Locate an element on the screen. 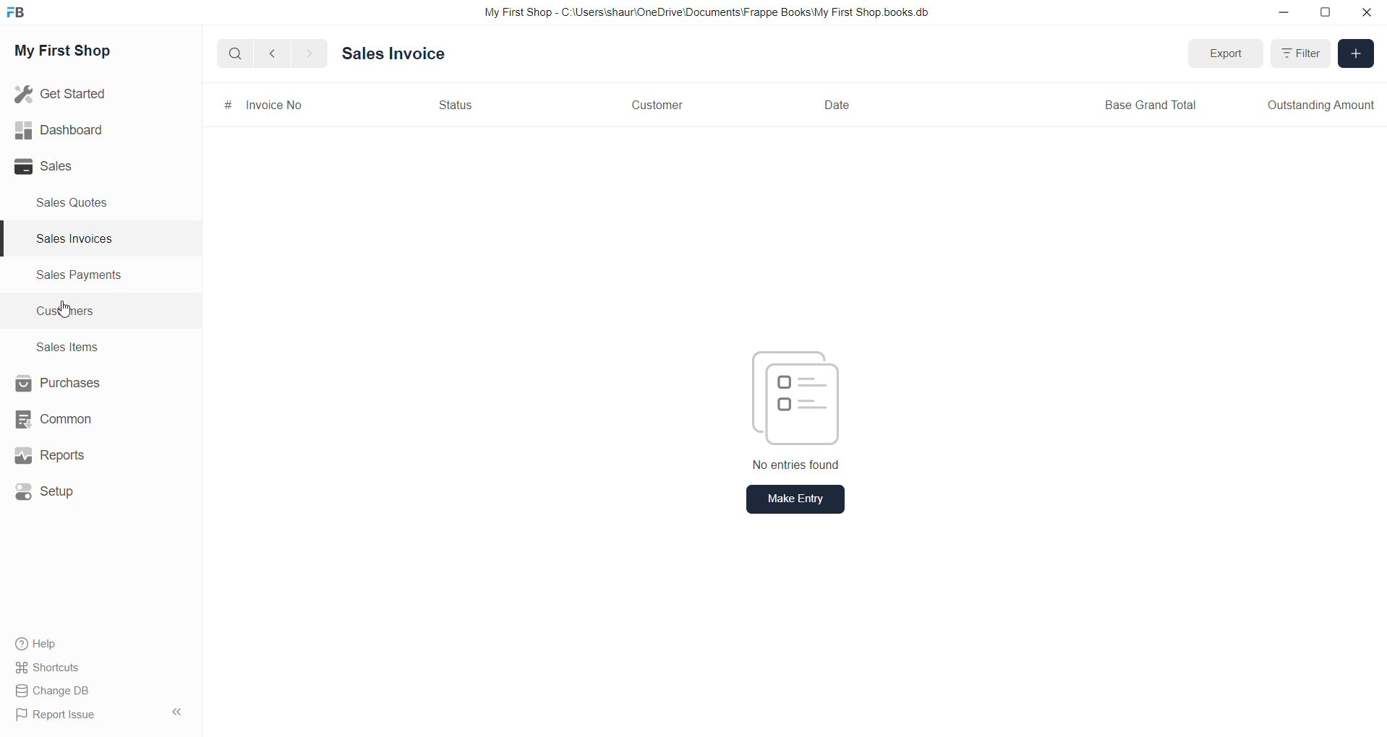  Common is located at coordinates (56, 420).